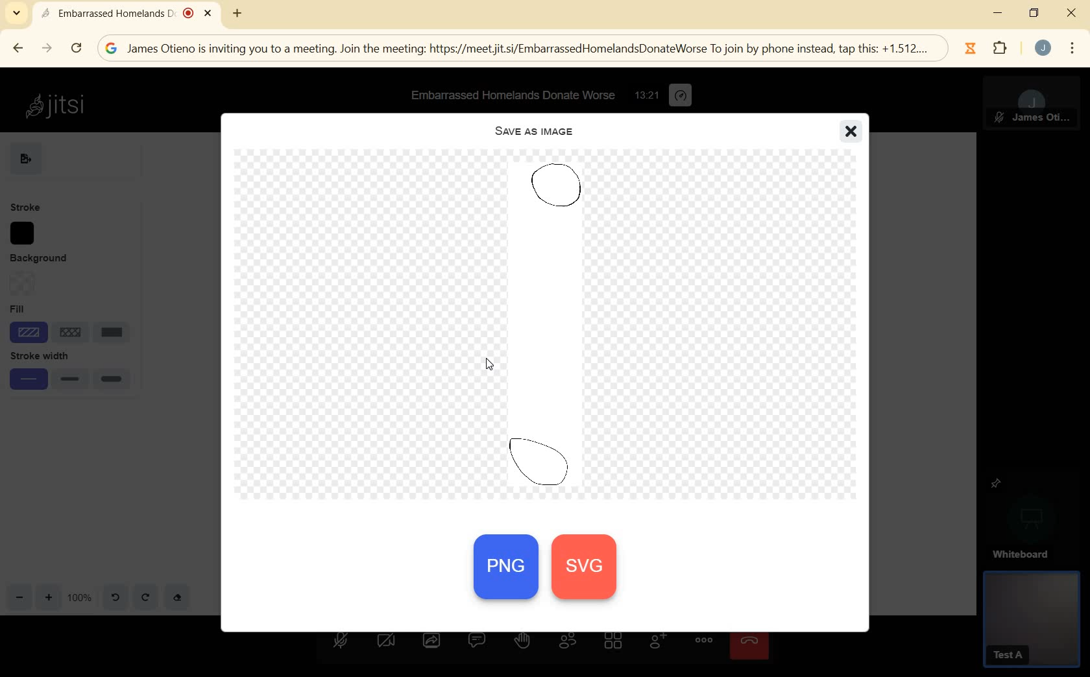 Image resolution: width=1090 pixels, height=677 pixels. I want to click on account, so click(1043, 49).